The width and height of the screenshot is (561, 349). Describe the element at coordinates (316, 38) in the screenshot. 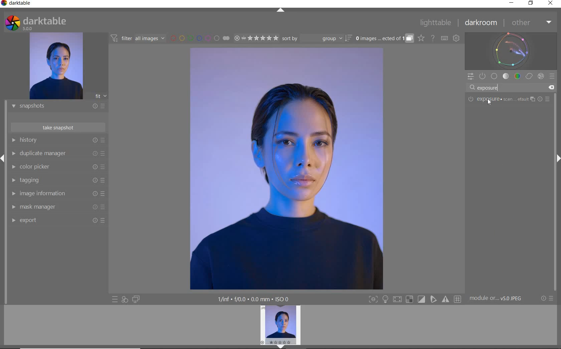

I see `SORT` at that location.